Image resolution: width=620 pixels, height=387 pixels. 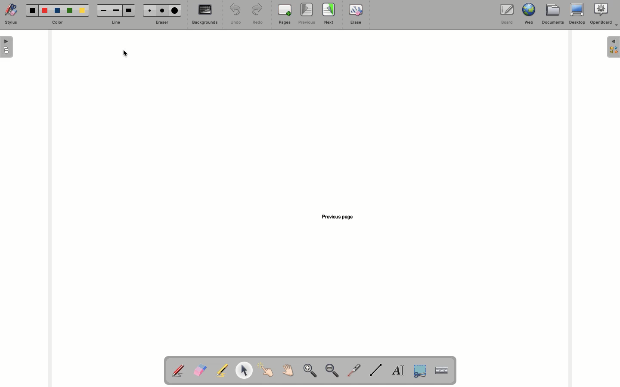 I want to click on Highlight, so click(x=220, y=370).